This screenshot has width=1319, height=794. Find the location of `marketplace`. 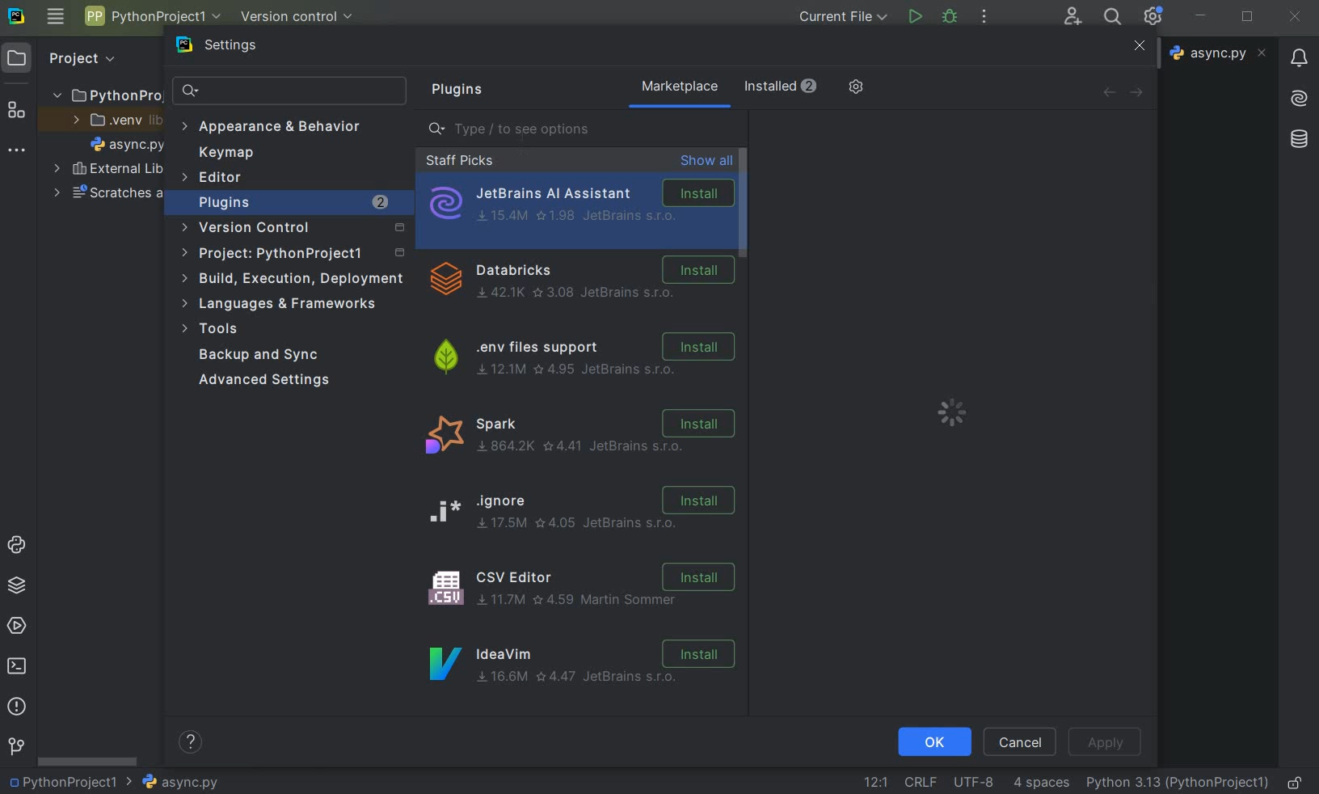

marketplace is located at coordinates (681, 87).